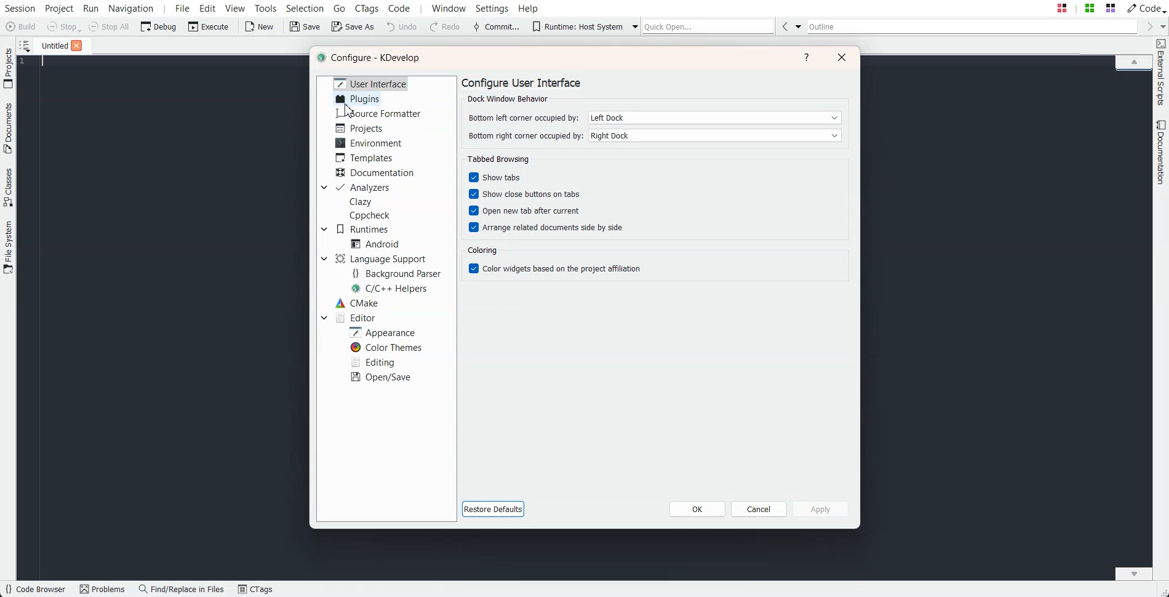 This screenshot has width=1169, height=597. Describe the element at coordinates (820, 508) in the screenshot. I see `Apply` at that location.